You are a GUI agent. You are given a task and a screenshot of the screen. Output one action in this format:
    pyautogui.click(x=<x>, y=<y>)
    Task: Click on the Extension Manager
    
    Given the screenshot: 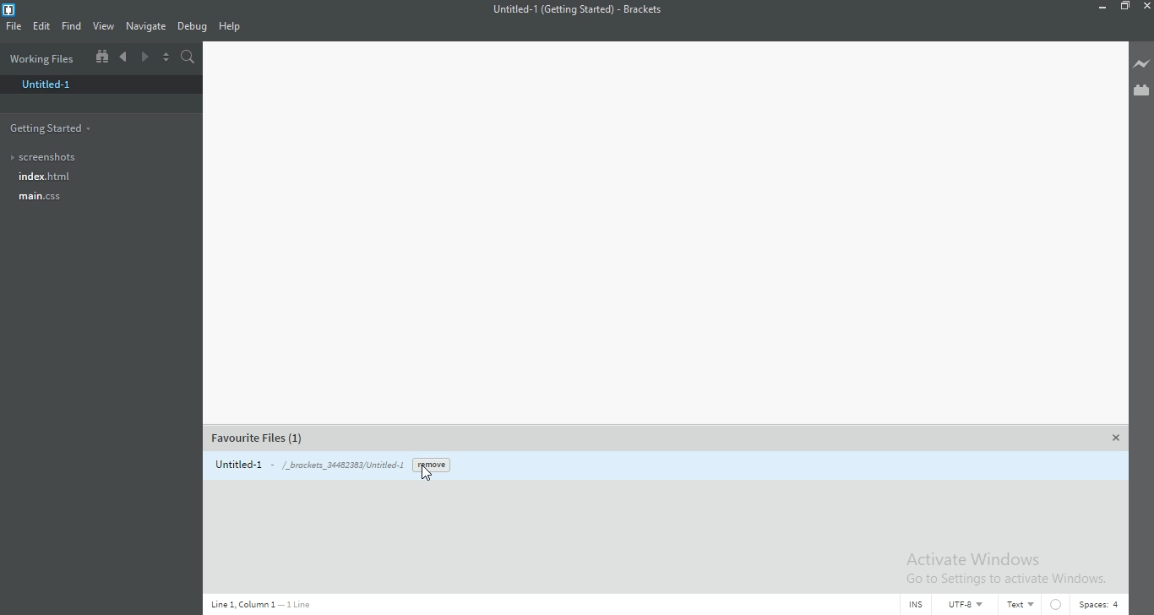 What is the action you would take?
    pyautogui.click(x=1140, y=91)
    